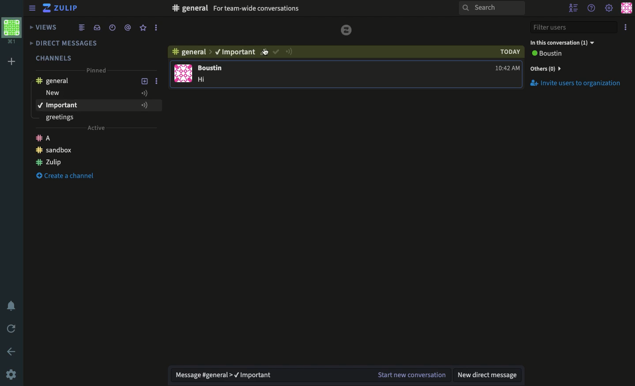  I want to click on Resolved, so click(276, 53).